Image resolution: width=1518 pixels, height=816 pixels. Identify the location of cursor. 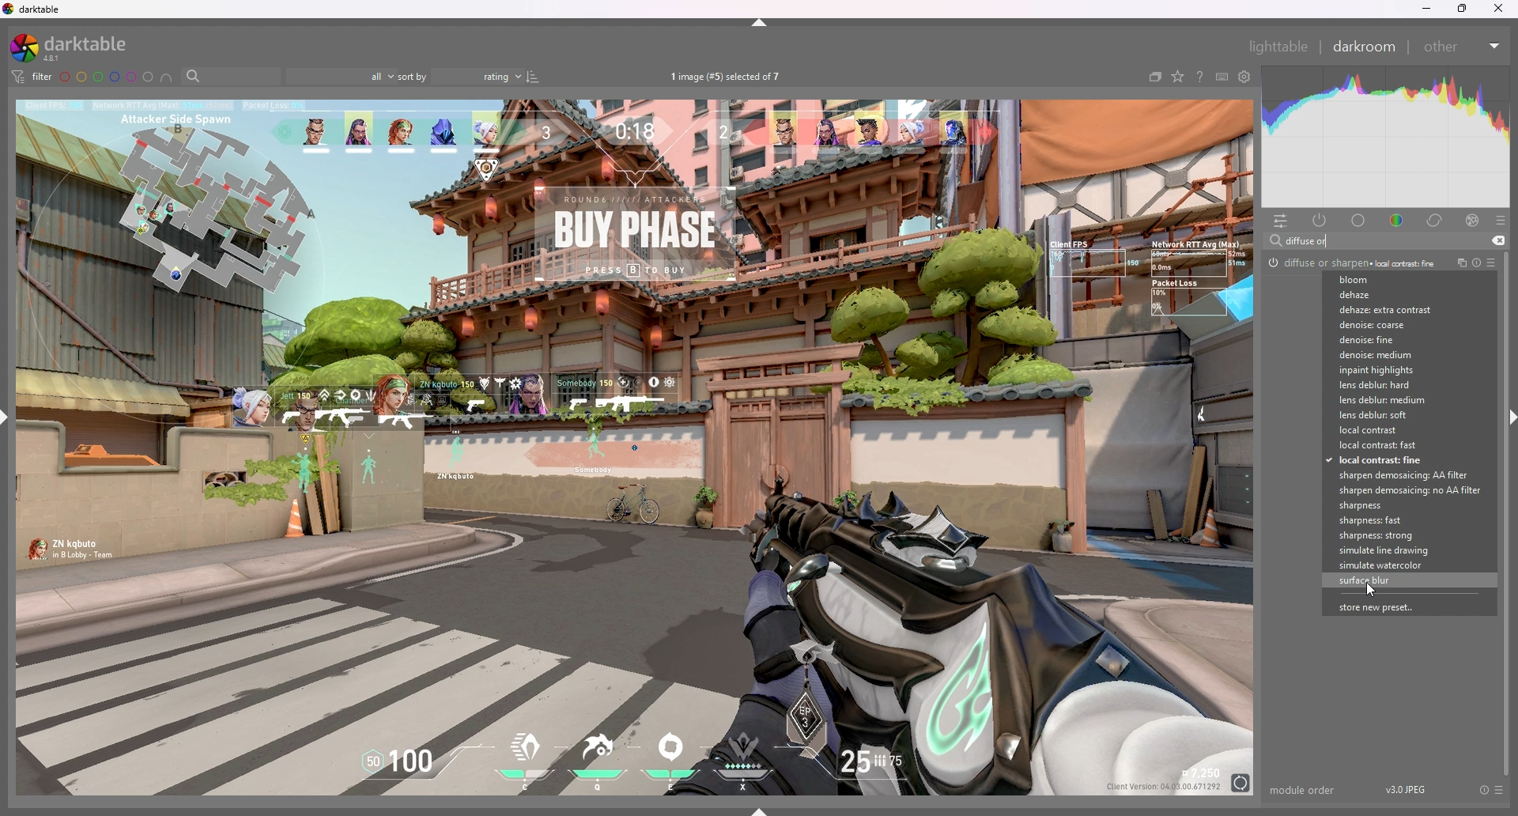
(1368, 589).